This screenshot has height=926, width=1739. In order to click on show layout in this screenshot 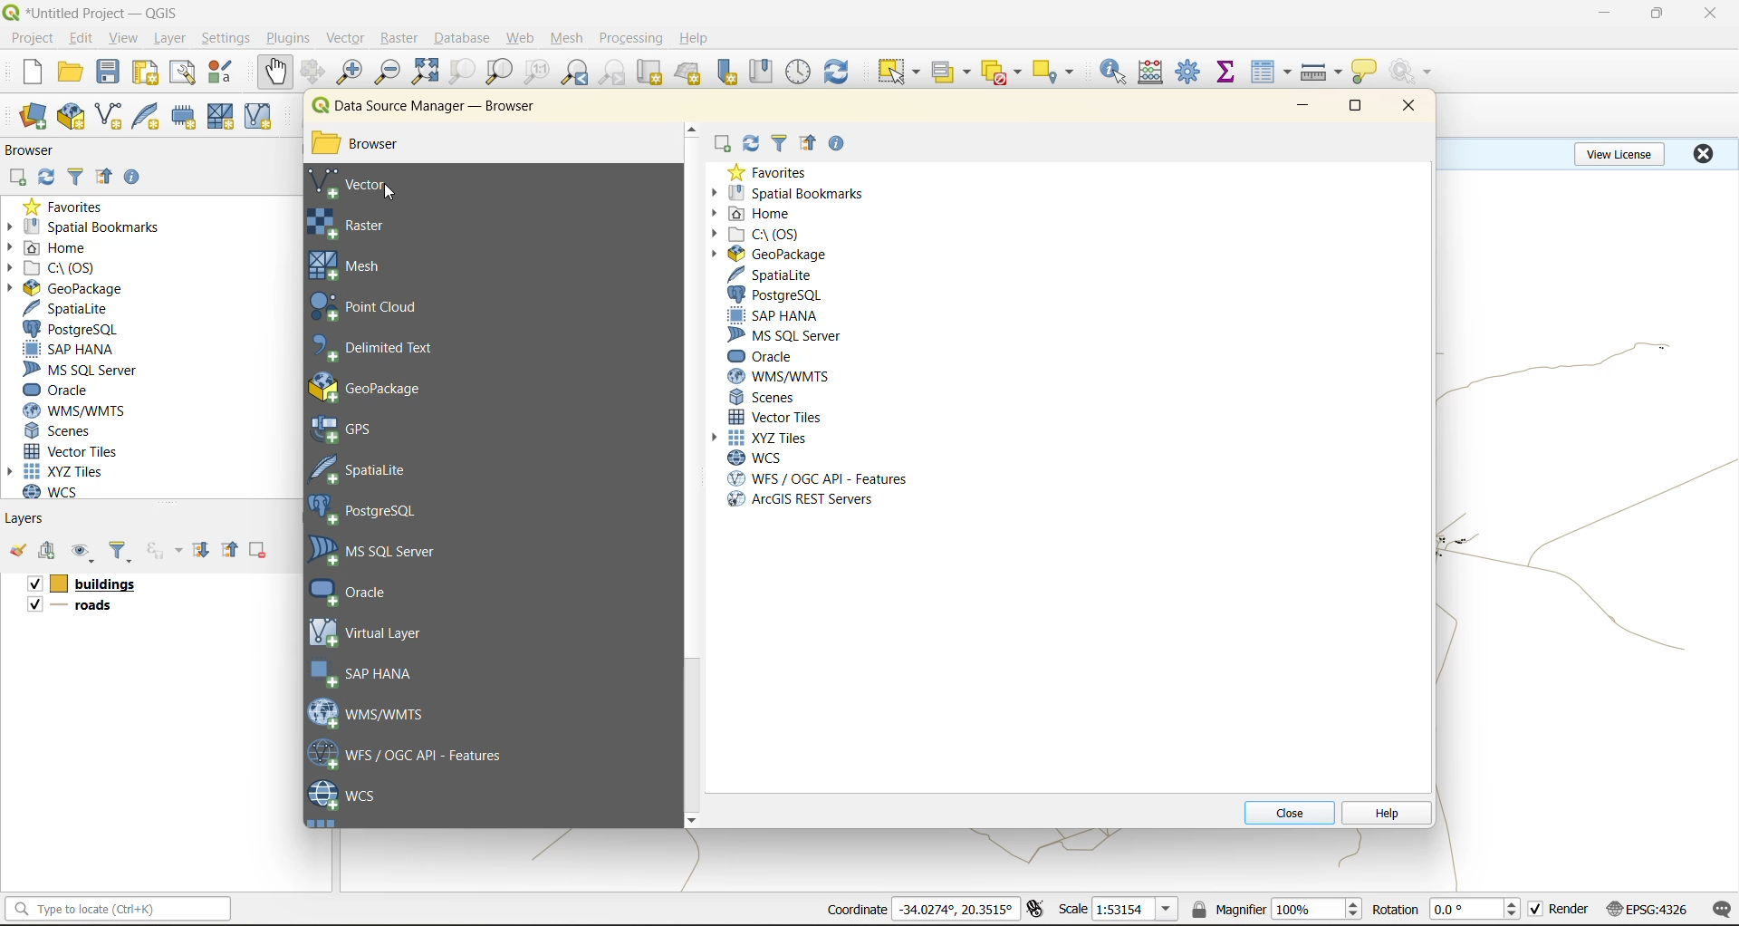, I will do `click(183, 72)`.